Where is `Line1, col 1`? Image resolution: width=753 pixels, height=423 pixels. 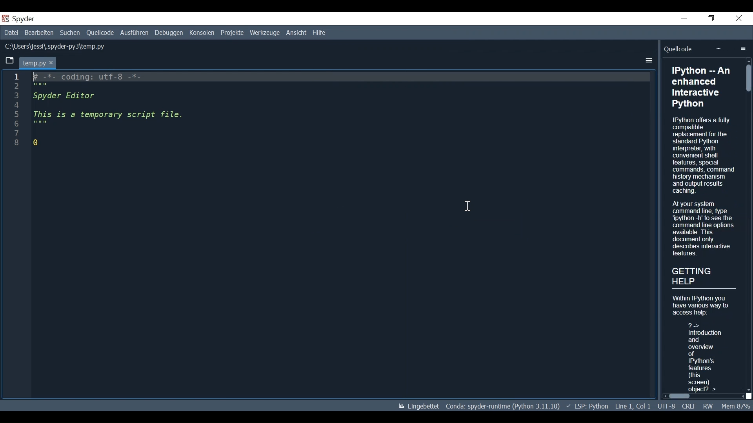
Line1, col 1 is located at coordinates (633, 406).